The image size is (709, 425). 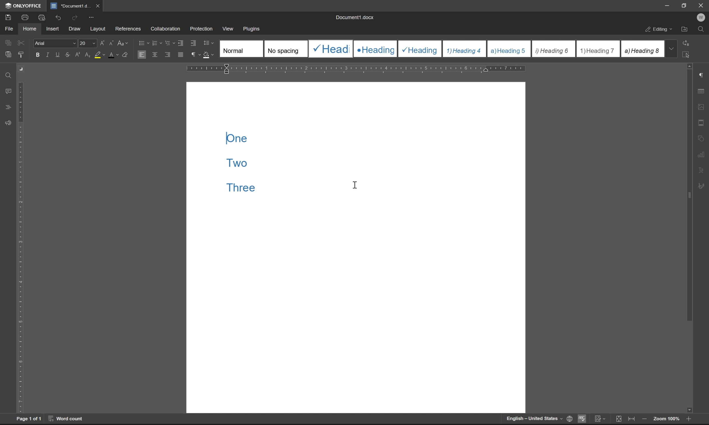 I want to click on ruler, so click(x=21, y=247).